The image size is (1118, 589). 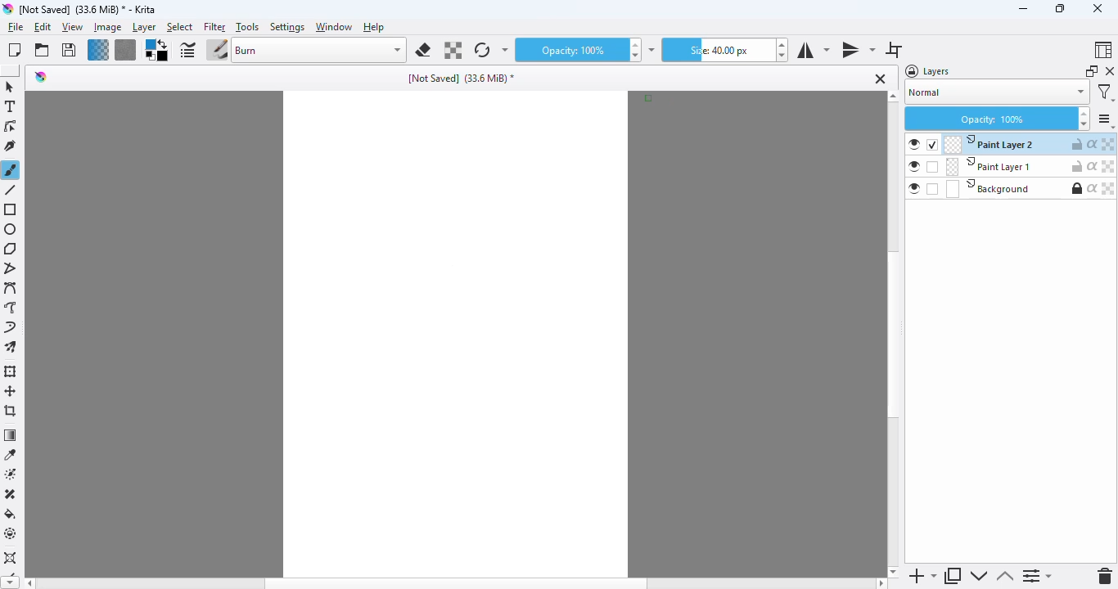 What do you see at coordinates (11, 229) in the screenshot?
I see `ellipse tool` at bounding box center [11, 229].